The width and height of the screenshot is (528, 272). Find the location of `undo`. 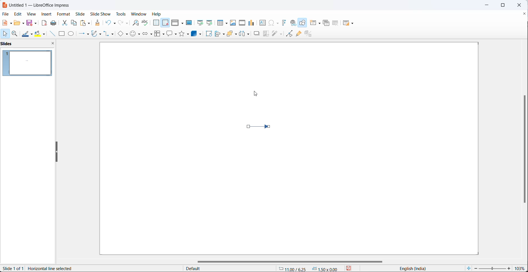

undo is located at coordinates (110, 22).